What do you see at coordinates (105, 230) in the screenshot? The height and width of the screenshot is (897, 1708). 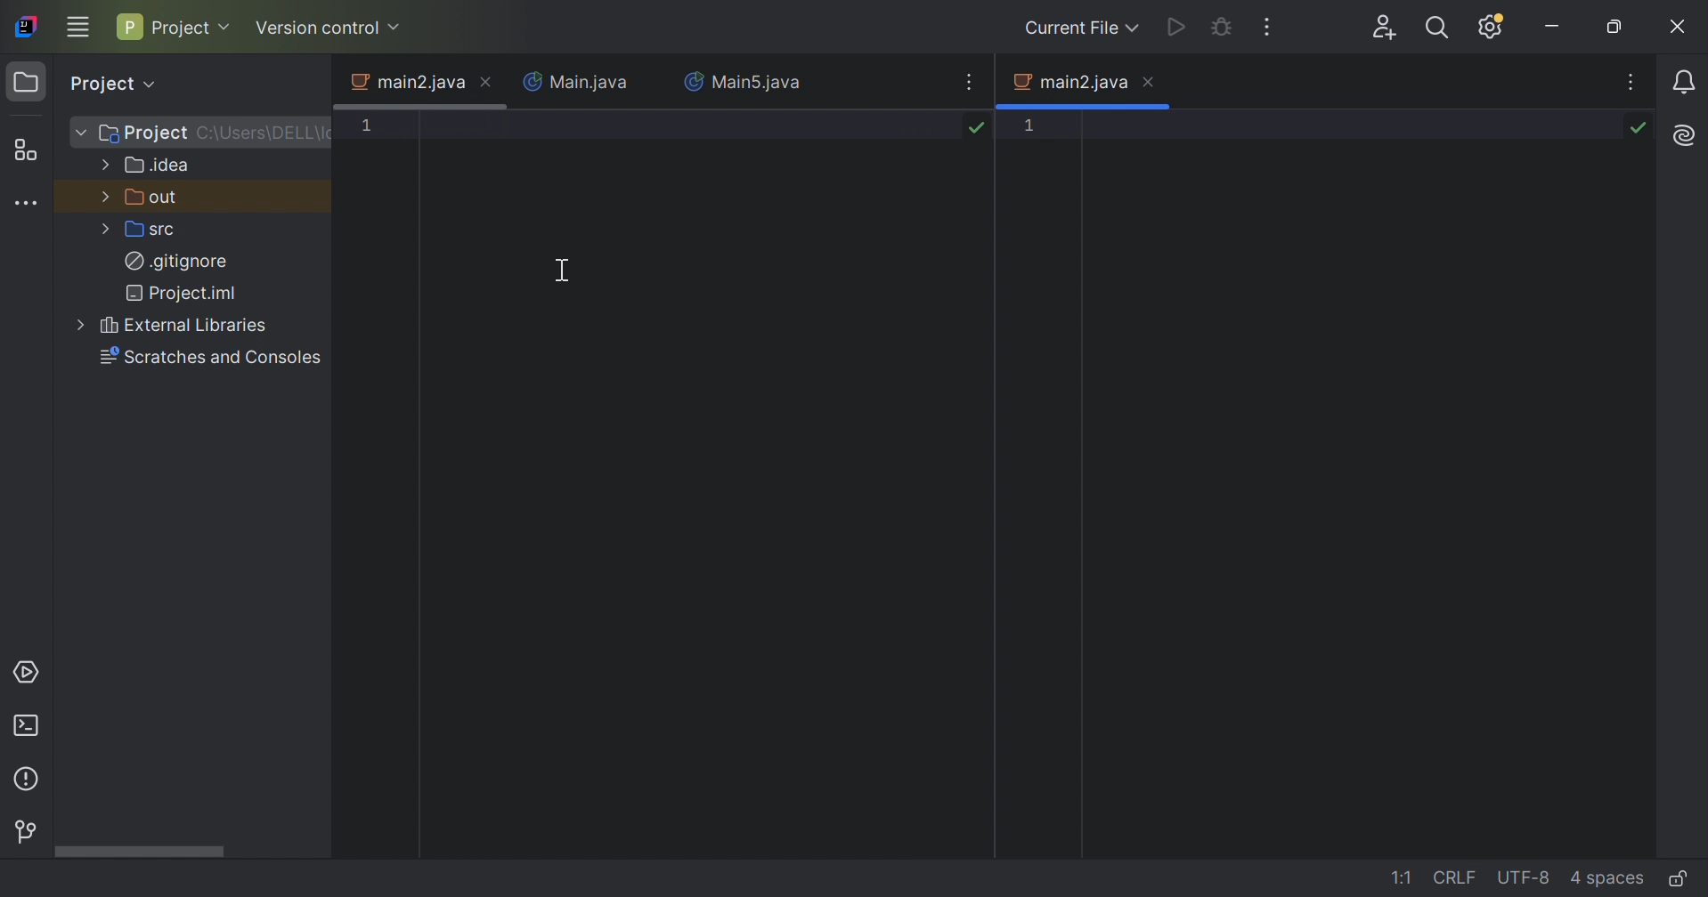 I see `More` at bounding box center [105, 230].